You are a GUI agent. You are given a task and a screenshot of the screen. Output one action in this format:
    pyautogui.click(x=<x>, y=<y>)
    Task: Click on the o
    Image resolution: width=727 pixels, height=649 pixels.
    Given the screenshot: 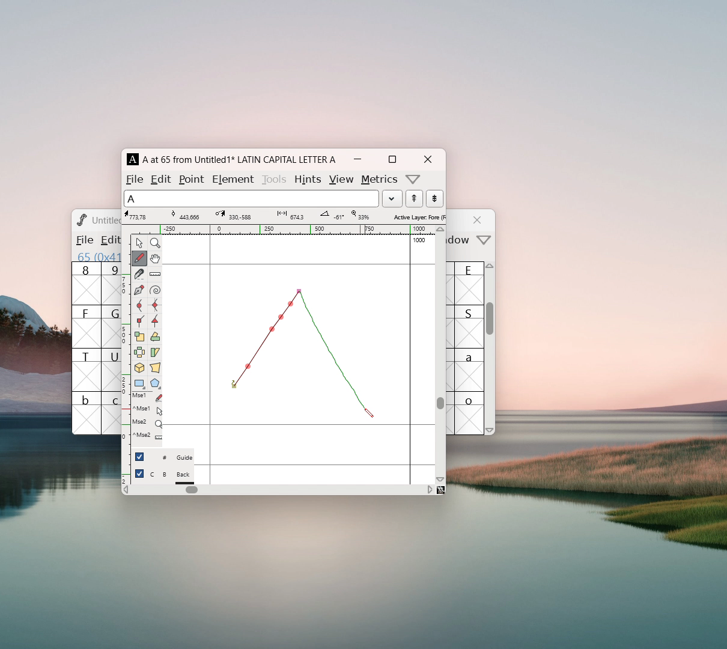 What is the action you would take?
    pyautogui.click(x=470, y=413)
    